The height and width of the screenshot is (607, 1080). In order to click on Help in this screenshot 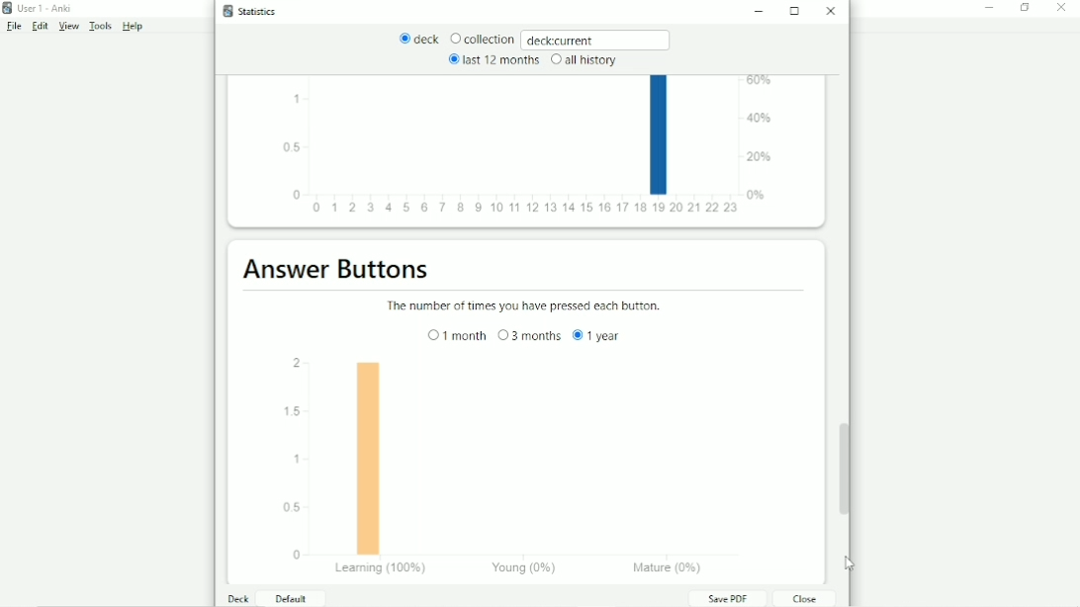, I will do `click(134, 27)`.